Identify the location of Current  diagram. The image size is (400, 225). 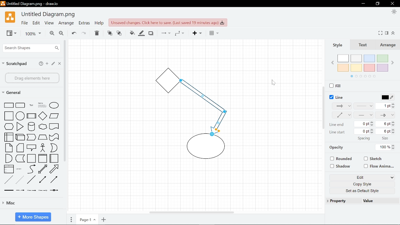
(192, 117).